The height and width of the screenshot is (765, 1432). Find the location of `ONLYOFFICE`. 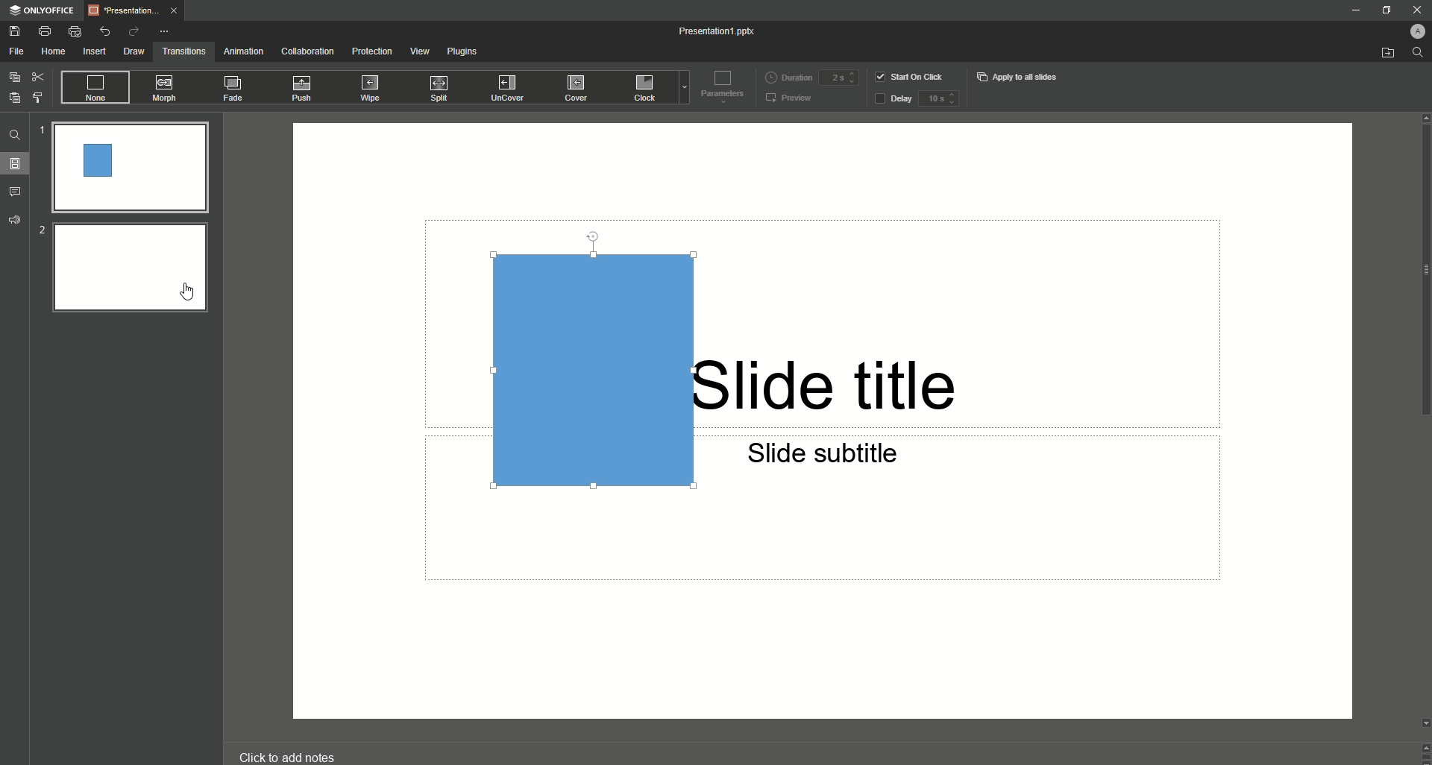

ONLYOFFICE is located at coordinates (43, 10).